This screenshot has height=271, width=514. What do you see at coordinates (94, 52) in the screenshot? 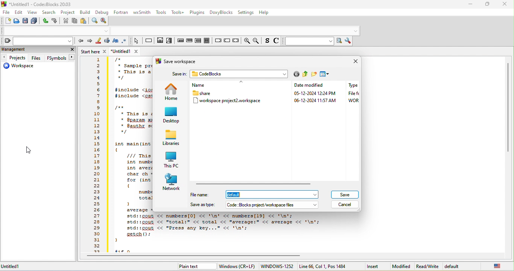
I see `start here` at bounding box center [94, 52].